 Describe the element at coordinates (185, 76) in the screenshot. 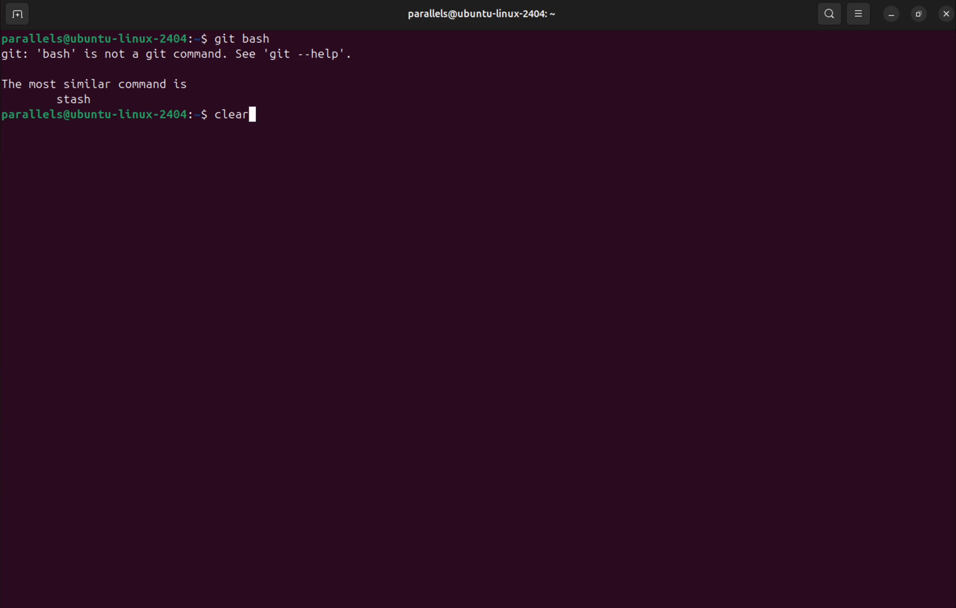

I see `invalid command` at that location.